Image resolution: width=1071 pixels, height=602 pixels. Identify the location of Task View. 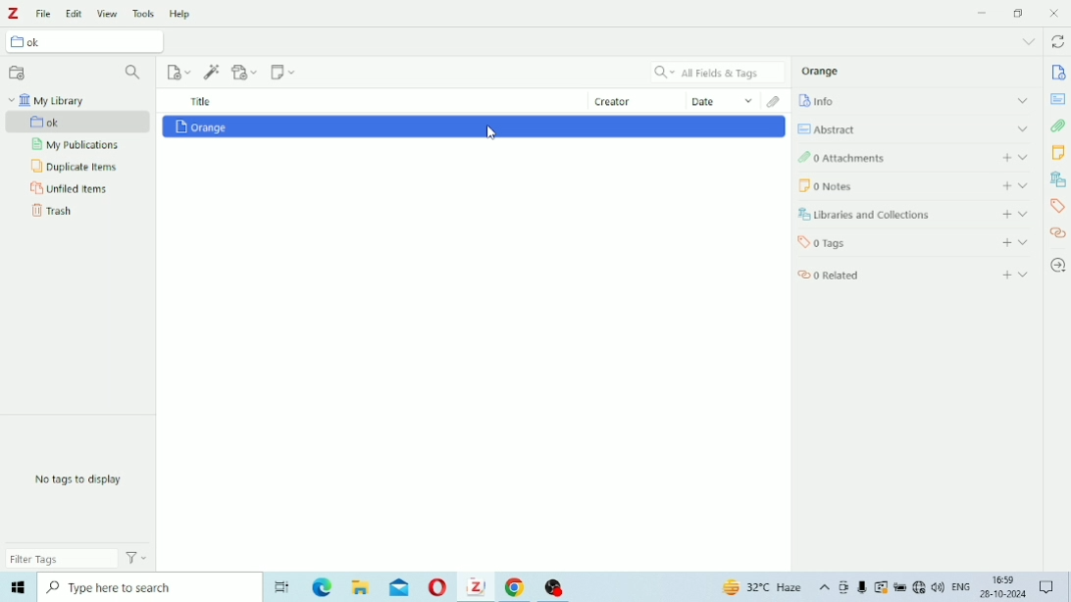
(281, 588).